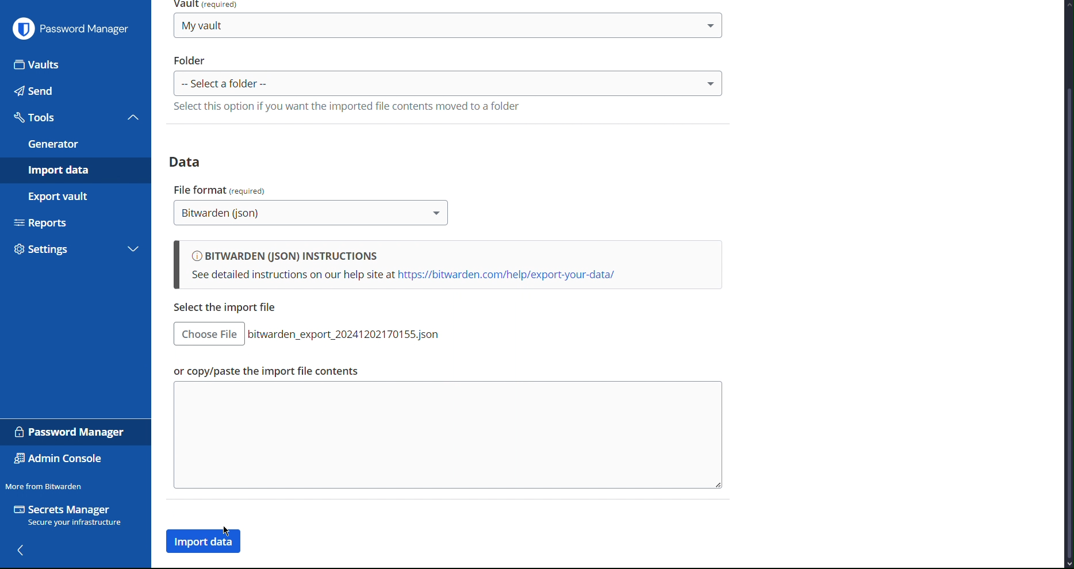 The image size is (1074, 569). I want to click on Secrets Manager, so click(70, 517).